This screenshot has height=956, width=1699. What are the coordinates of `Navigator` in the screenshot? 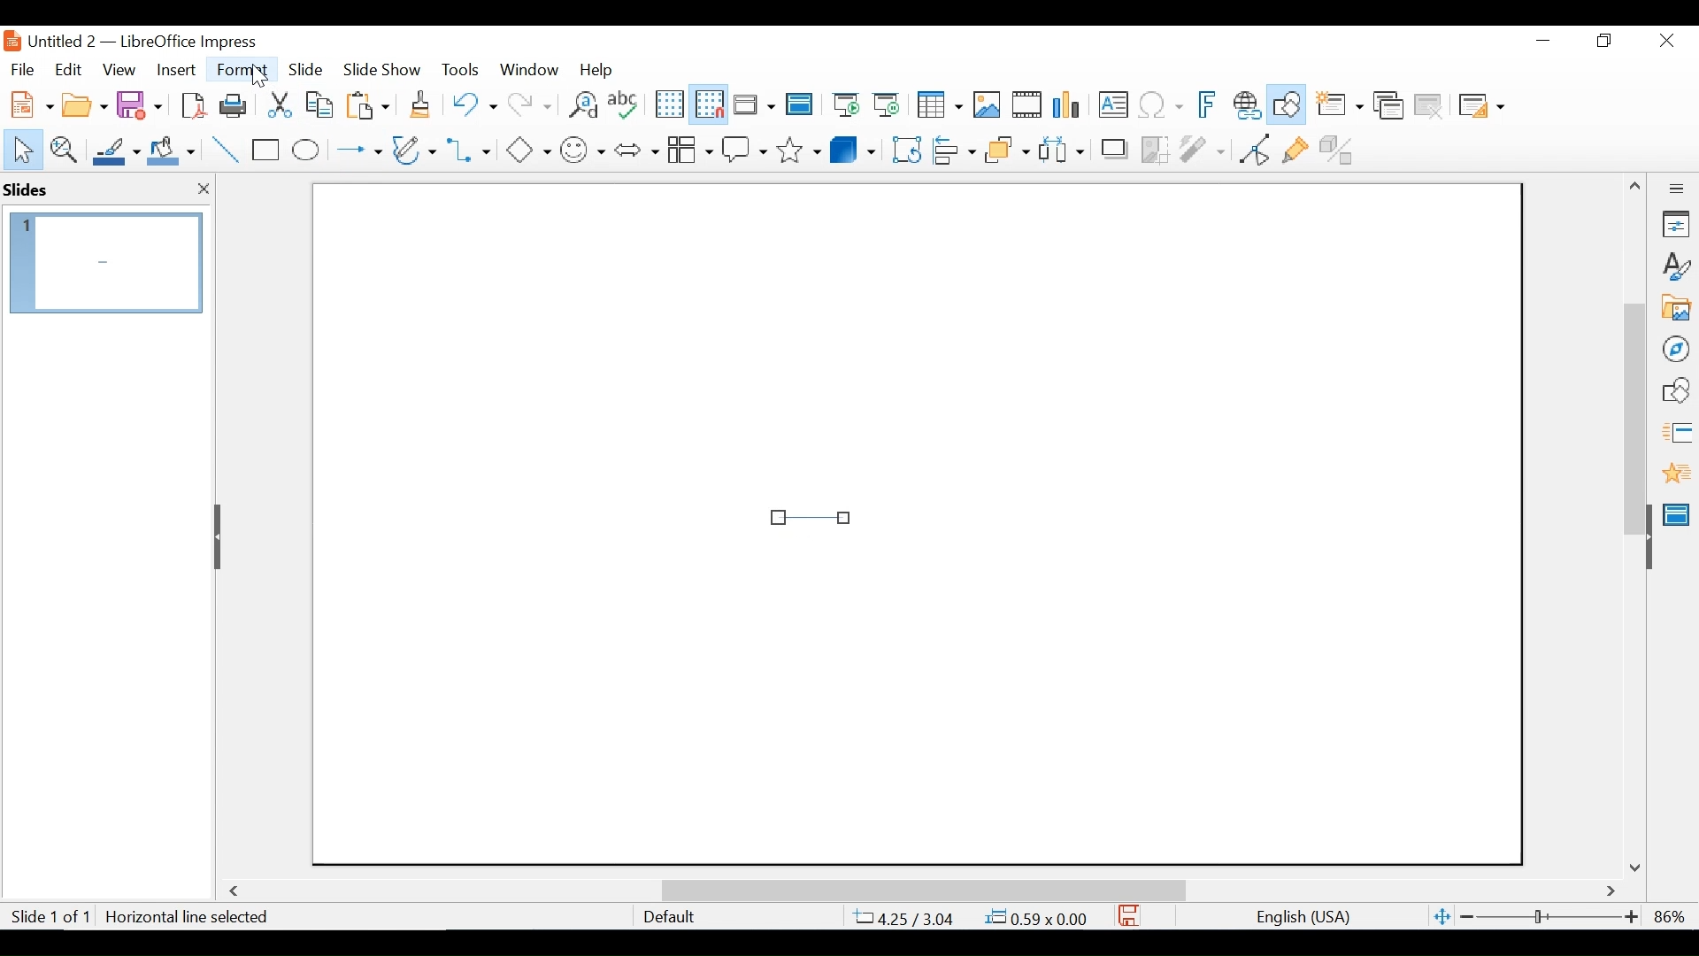 It's located at (1675, 348).